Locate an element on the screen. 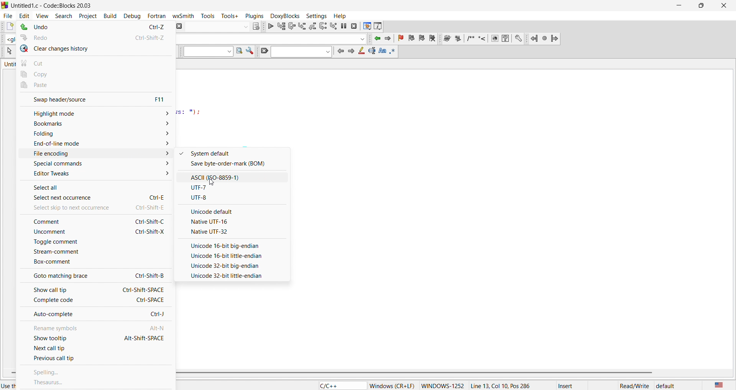 This screenshot has height=390, width=736. code blocks logo is located at coordinates (5, 6).